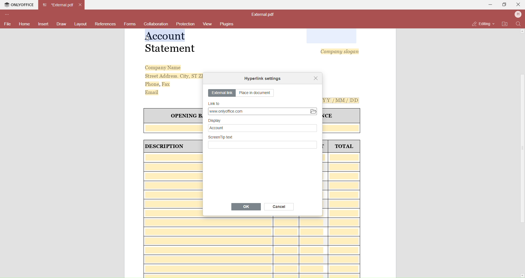  Describe the element at coordinates (170, 49) in the screenshot. I see `Statement` at that location.